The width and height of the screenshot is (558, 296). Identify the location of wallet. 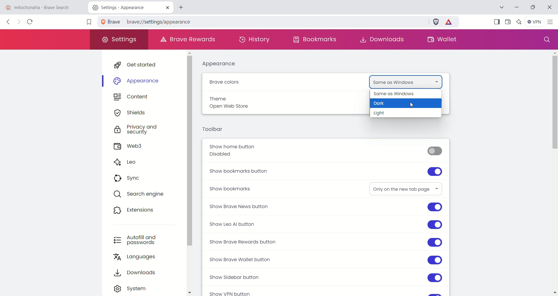
(508, 22).